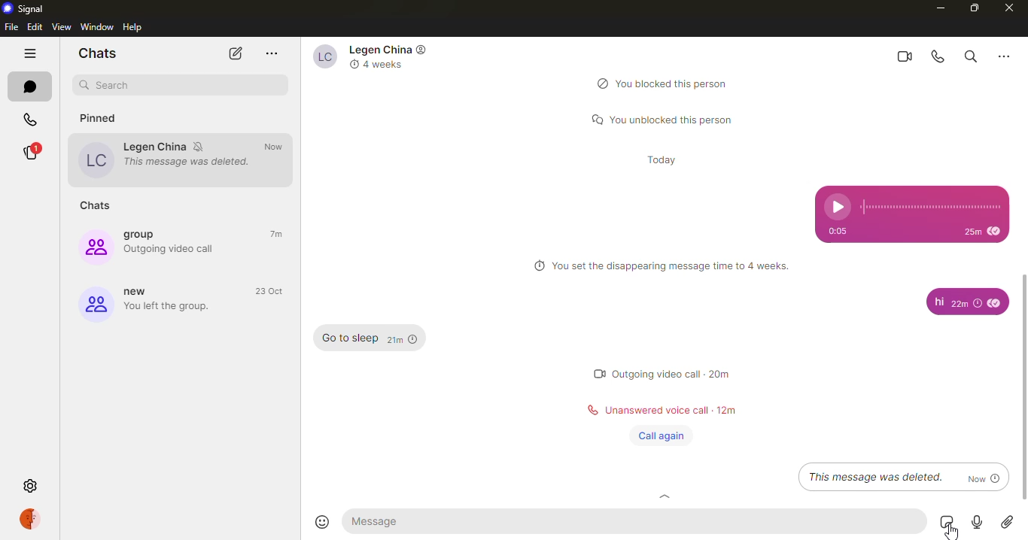 This screenshot has height=540, width=1028. I want to click on emoji, so click(321, 522).